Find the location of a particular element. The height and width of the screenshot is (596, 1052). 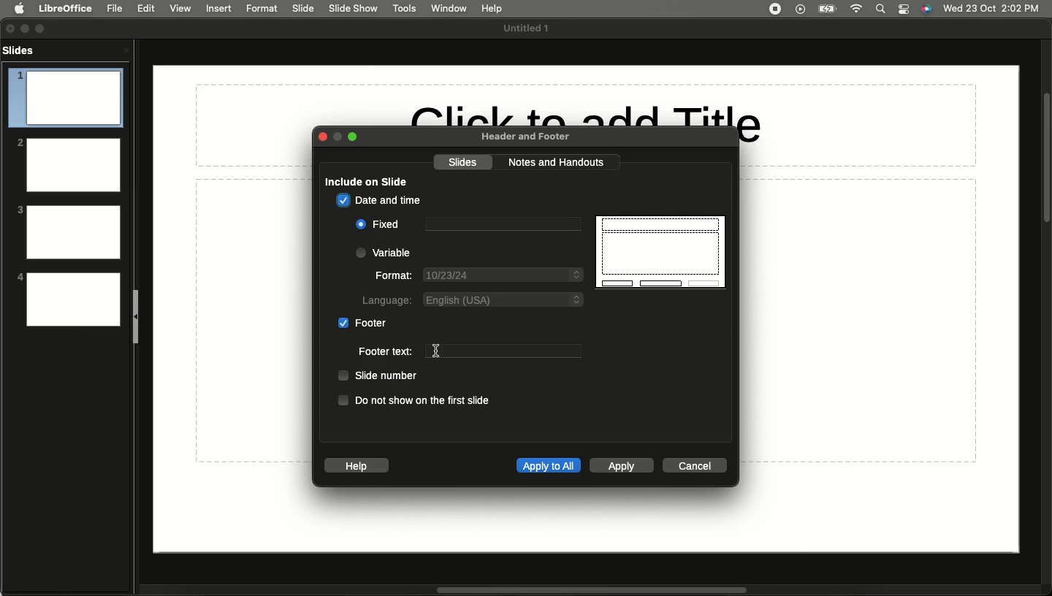

Slide show is located at coordinates (355, 9).